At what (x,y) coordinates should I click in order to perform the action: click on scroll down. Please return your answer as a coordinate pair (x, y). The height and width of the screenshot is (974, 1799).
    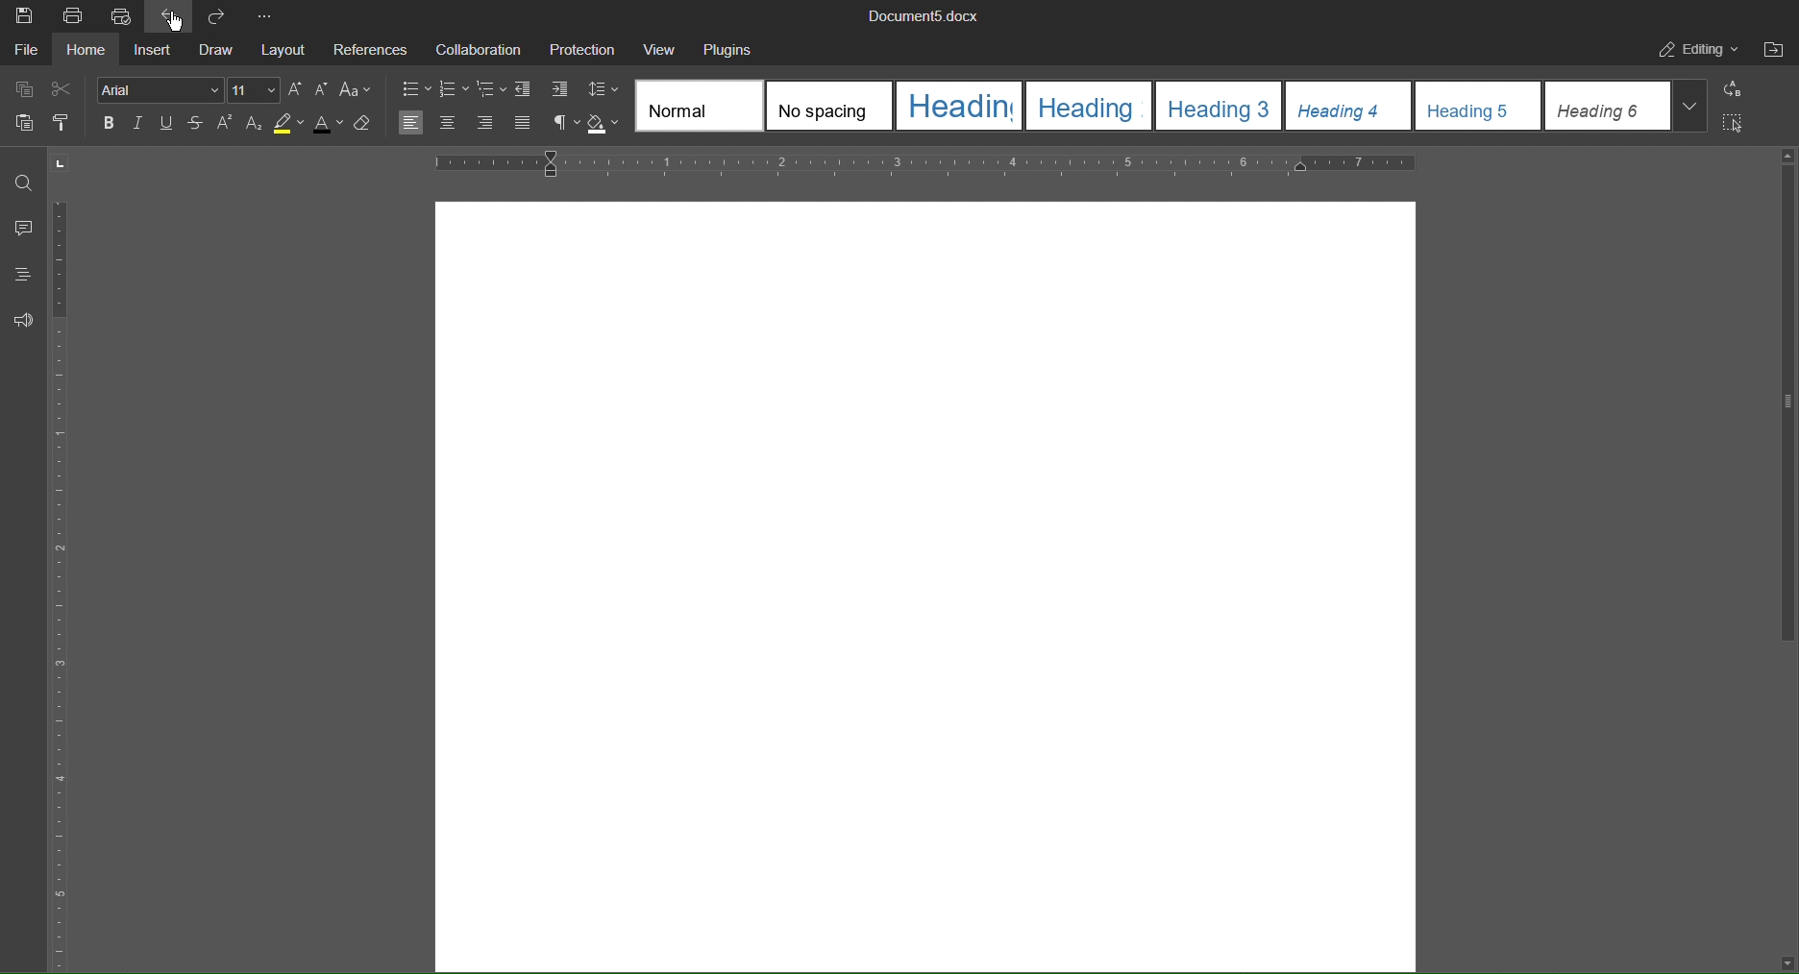
    Looking at the image, I should click on (1787, 962).